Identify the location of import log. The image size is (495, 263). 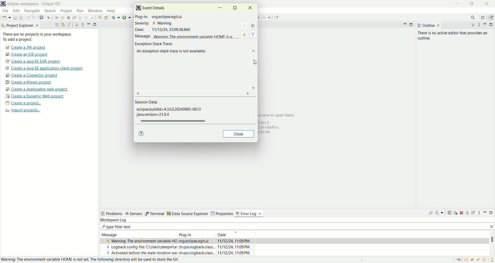
(440, 214).